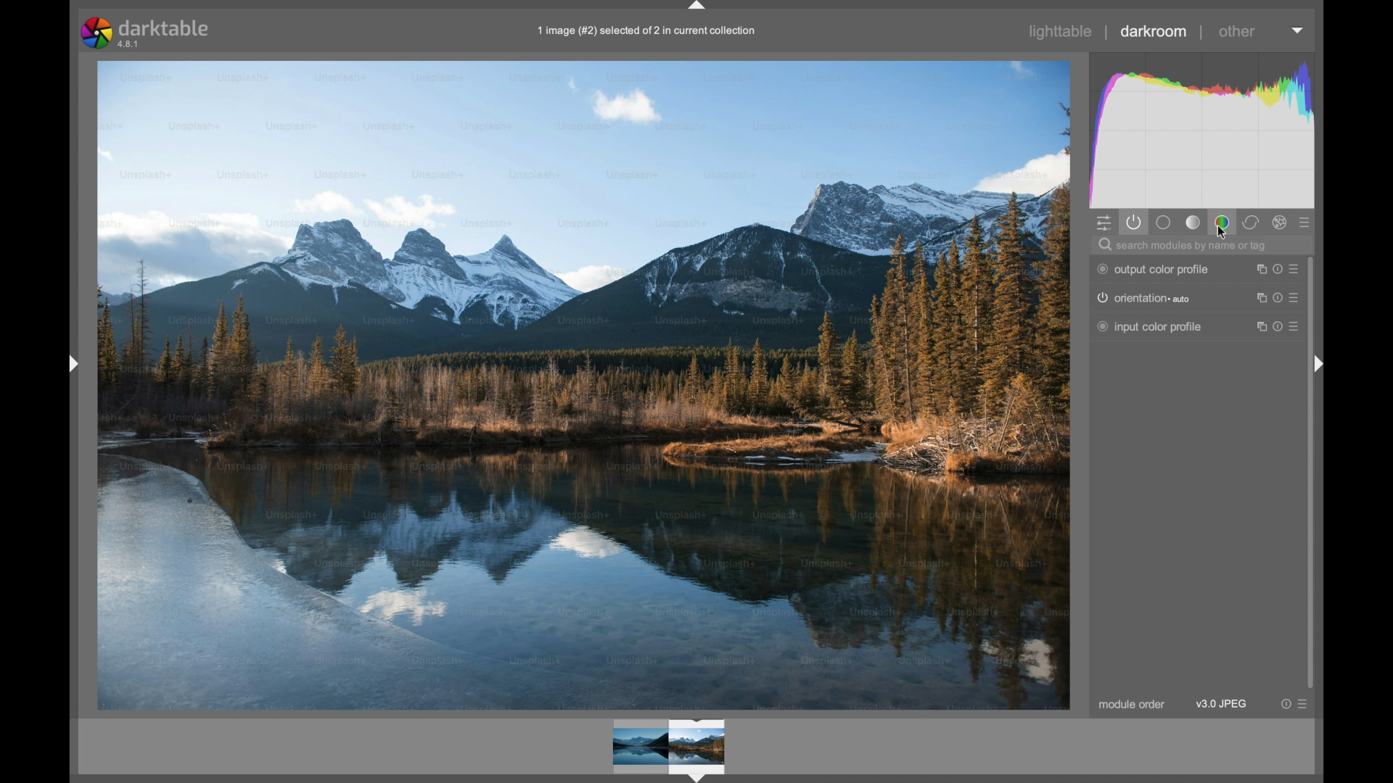 The image size is (1393, 783). What do you see at coordinates (1251, 223) in the screenshot?
I see `correct` at bounding box center [1251, 223].